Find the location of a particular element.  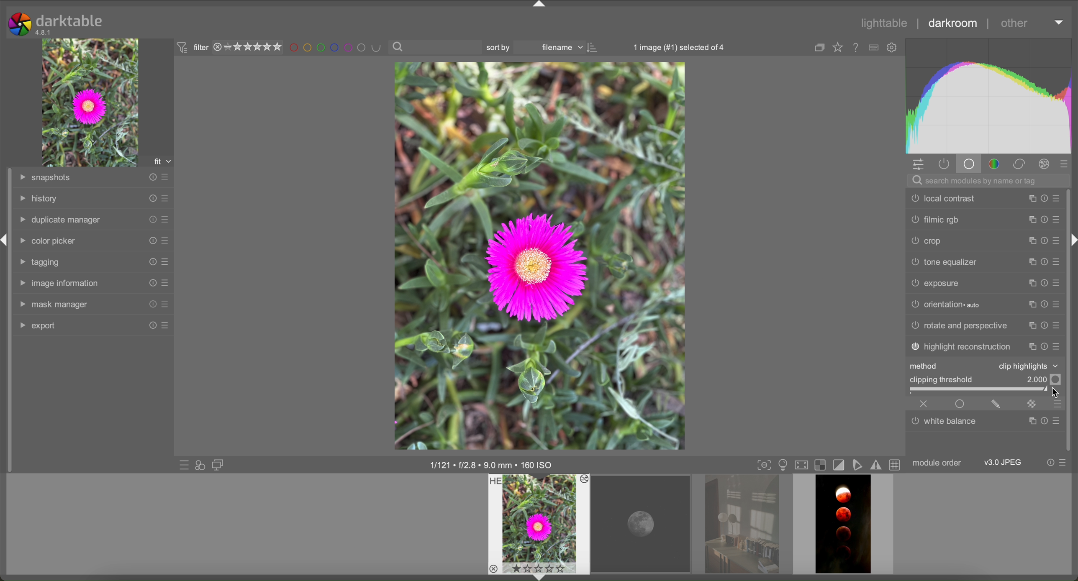

copy is located at coordinates (1029, 241).